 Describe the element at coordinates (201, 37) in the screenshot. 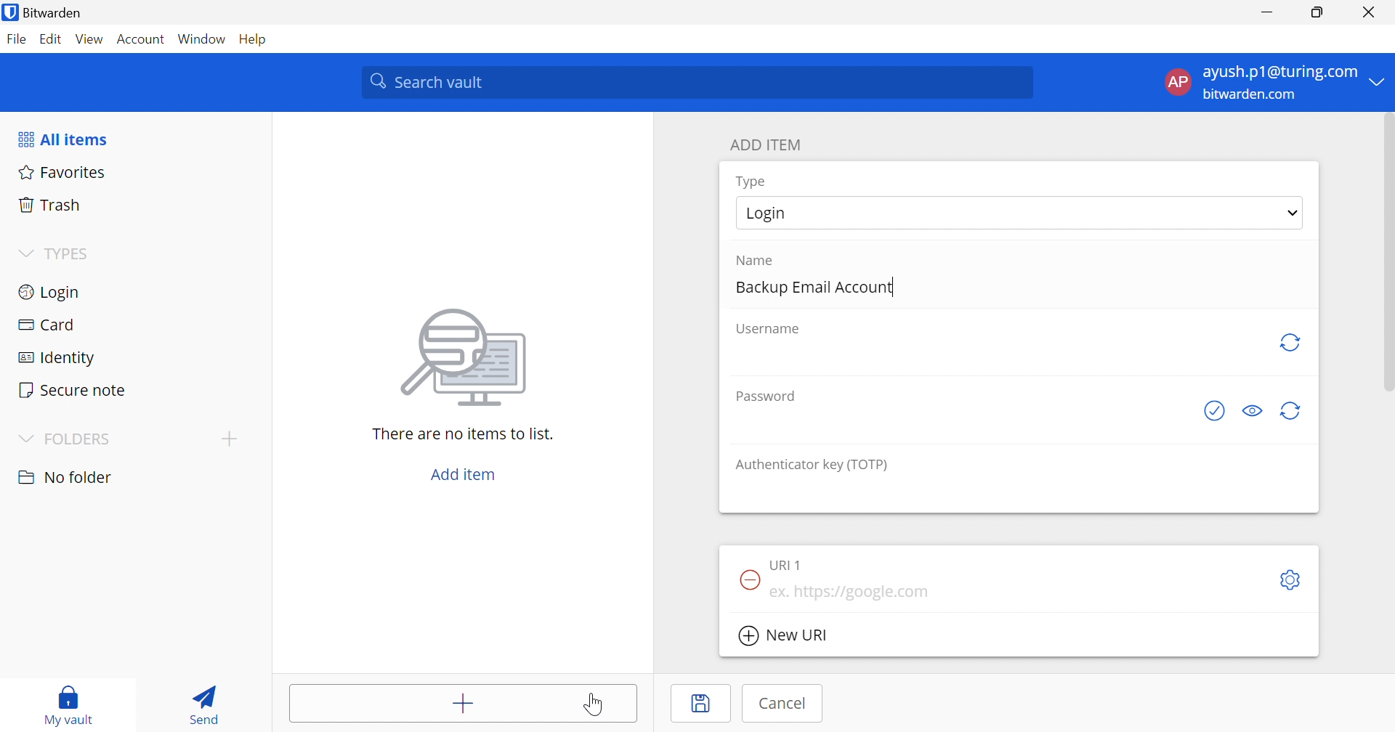

I see `Window` at that location.